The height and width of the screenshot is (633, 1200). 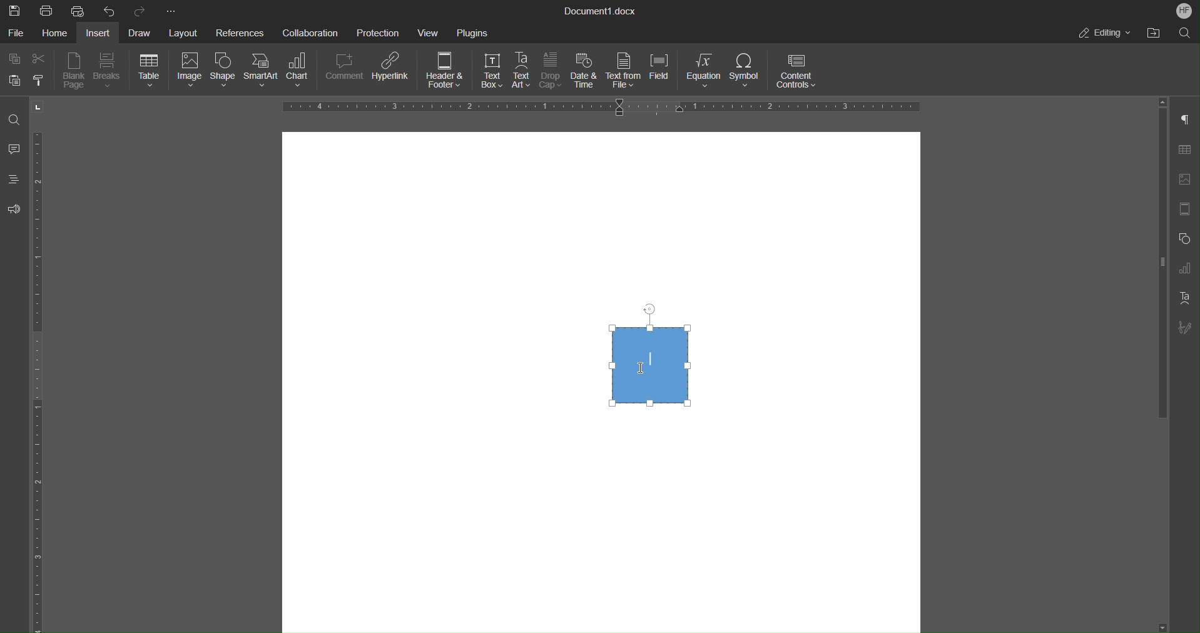 I want to click on Document1.docx, so click(x=601, y=12).